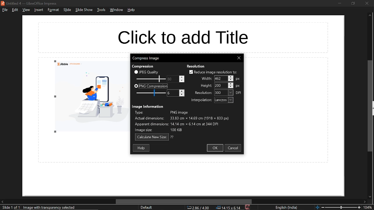  I want to click on move right, so click(365, 202).